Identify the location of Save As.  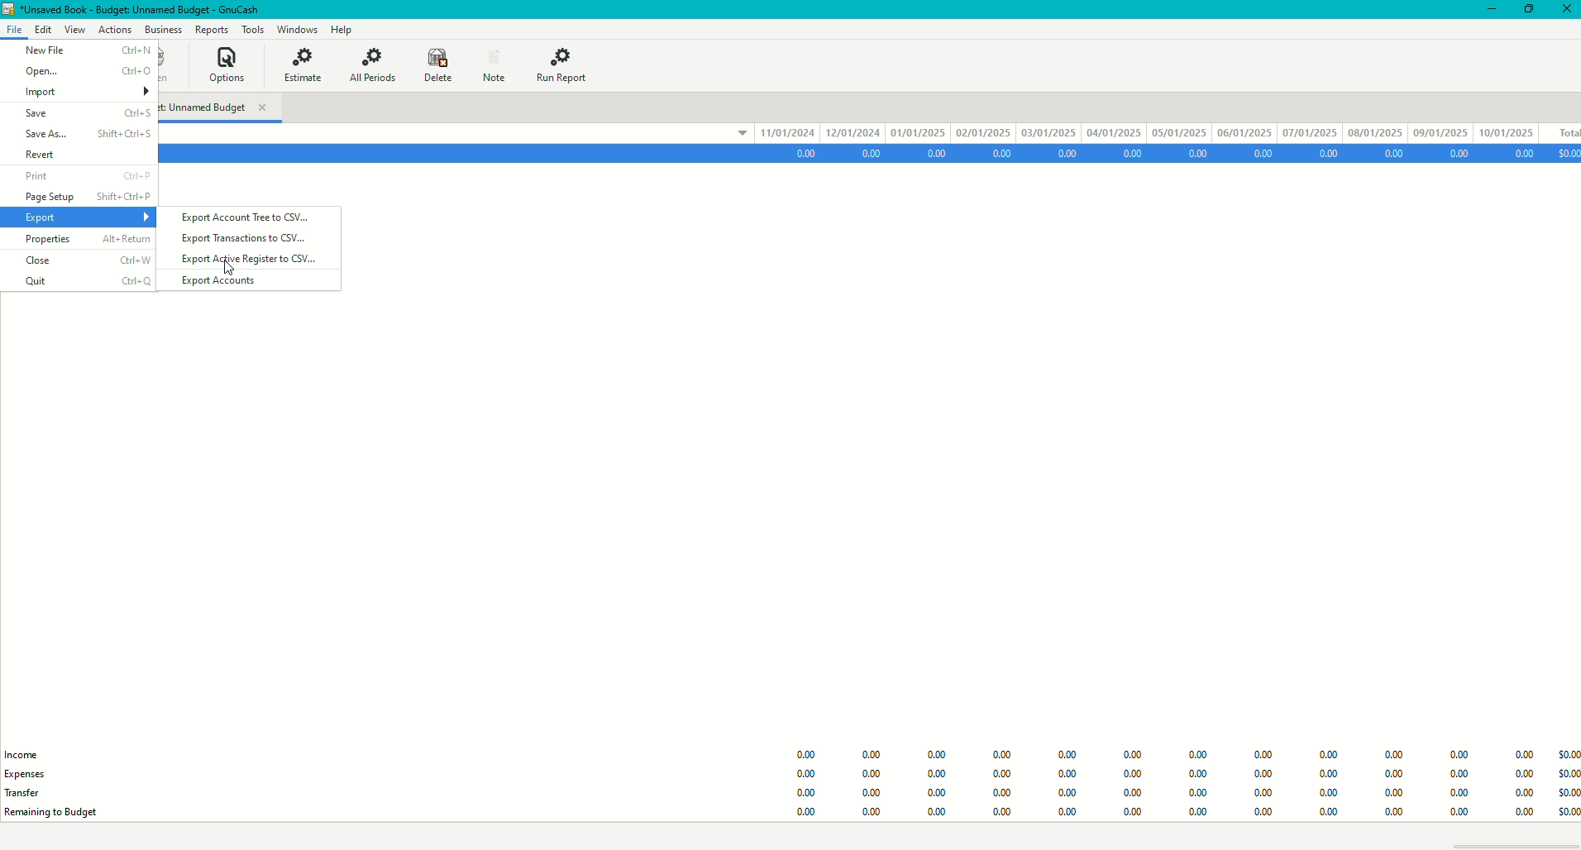
(87, 132).